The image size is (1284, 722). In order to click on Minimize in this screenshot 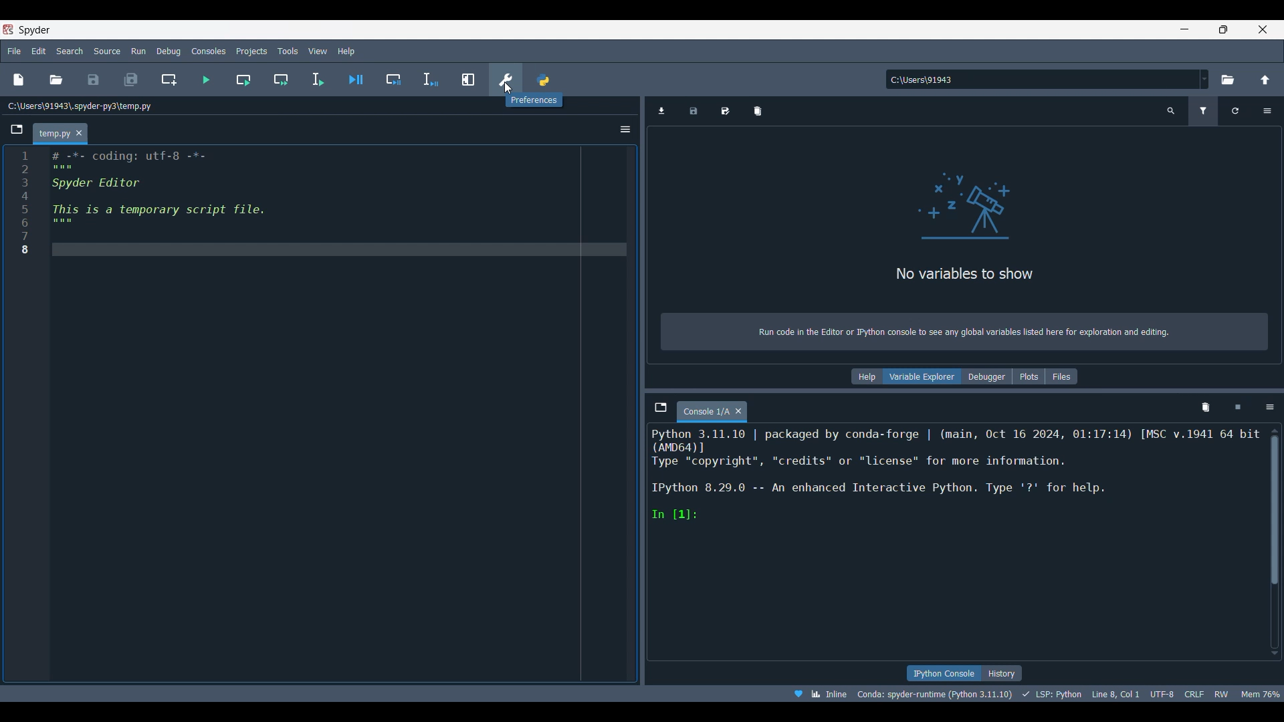, I will do `click(1185, 29)`.